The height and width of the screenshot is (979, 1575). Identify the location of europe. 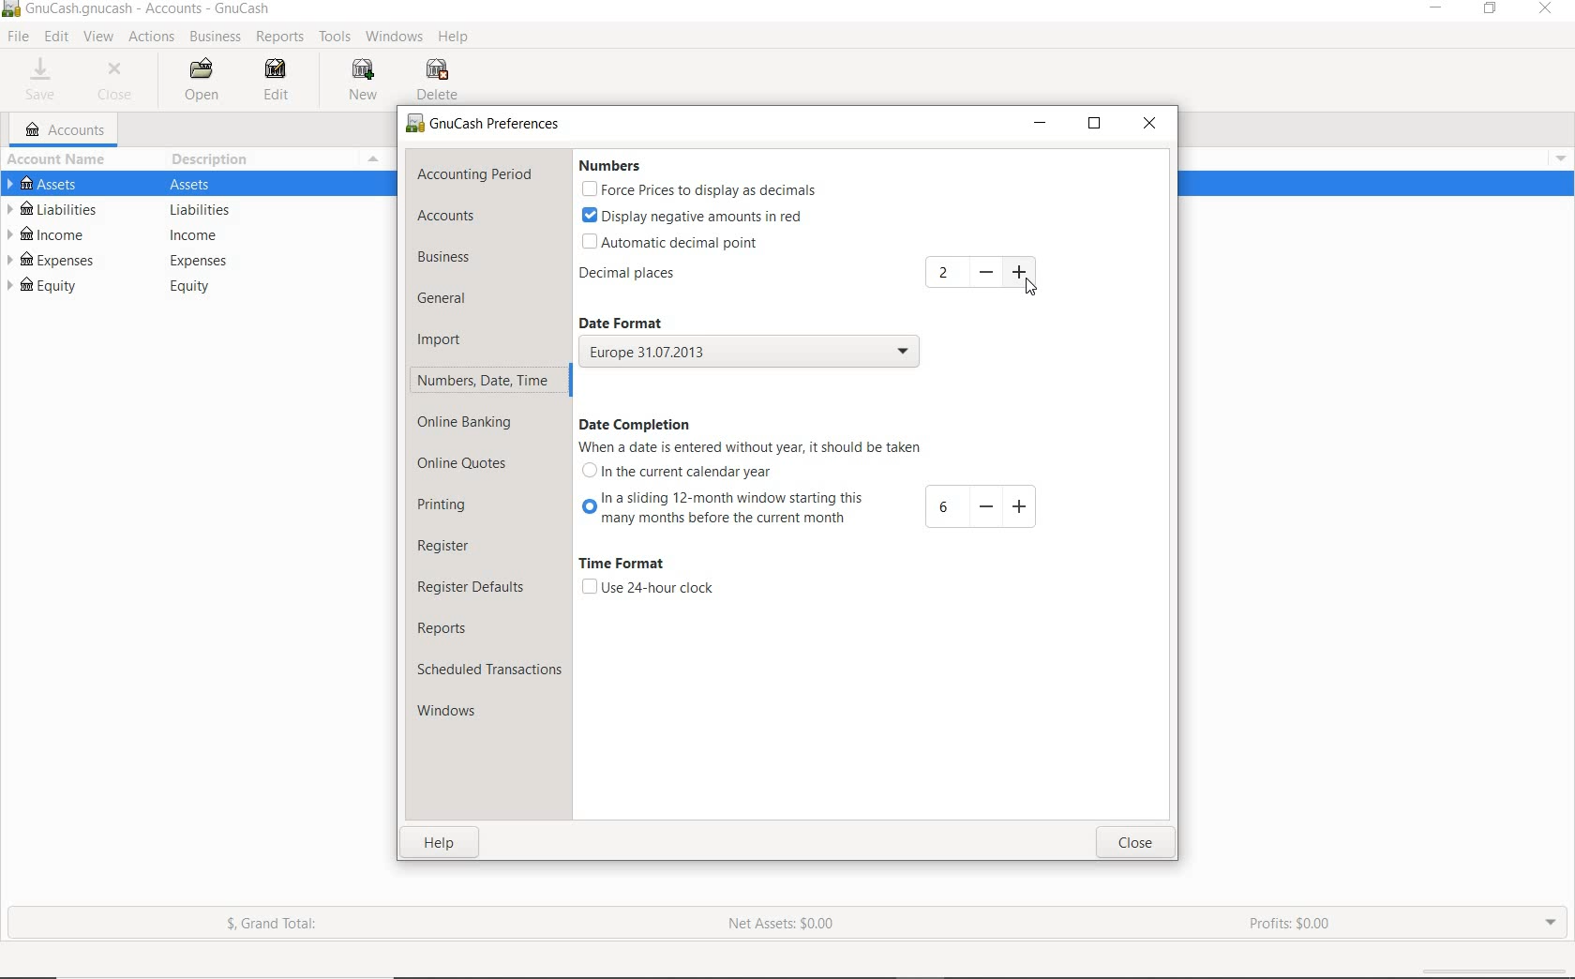
(749, 354).